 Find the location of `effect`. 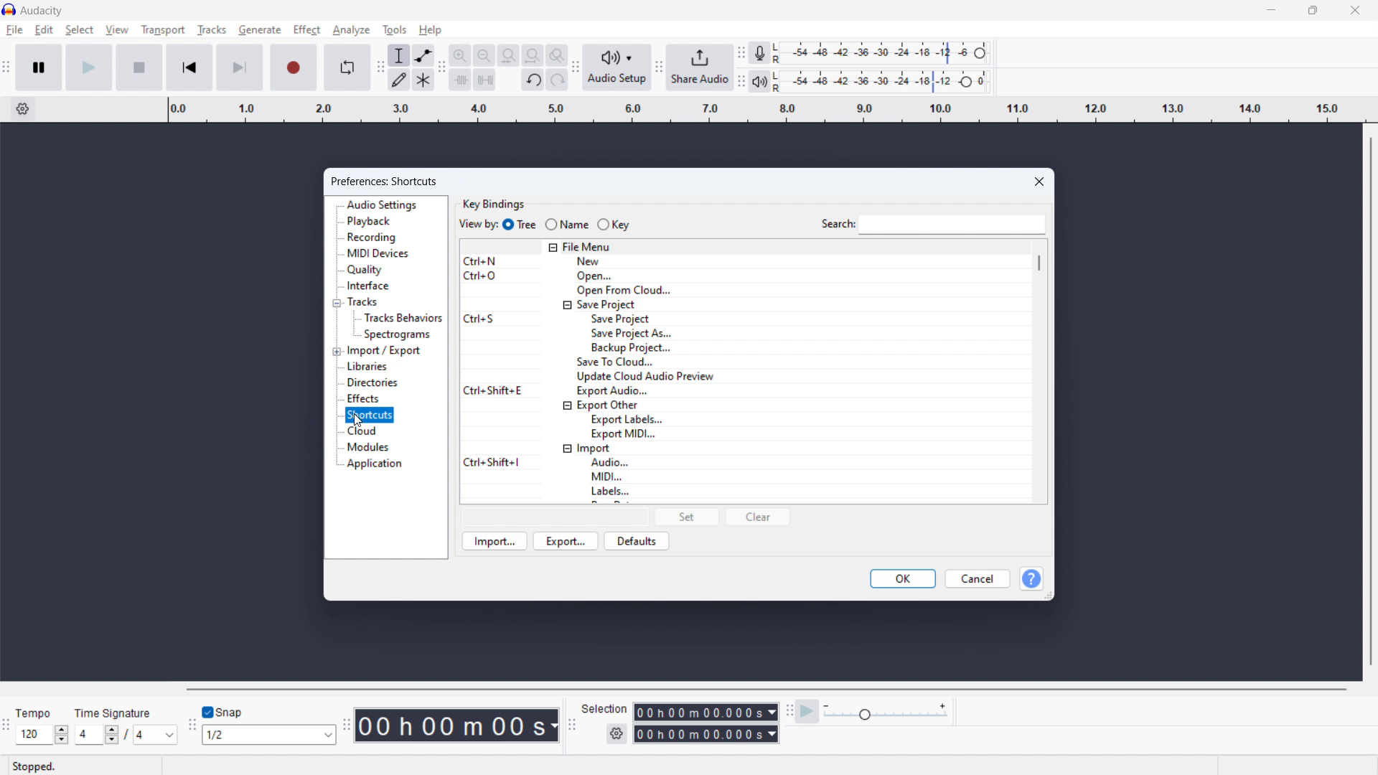

effect is located at coordinates (306, 29).